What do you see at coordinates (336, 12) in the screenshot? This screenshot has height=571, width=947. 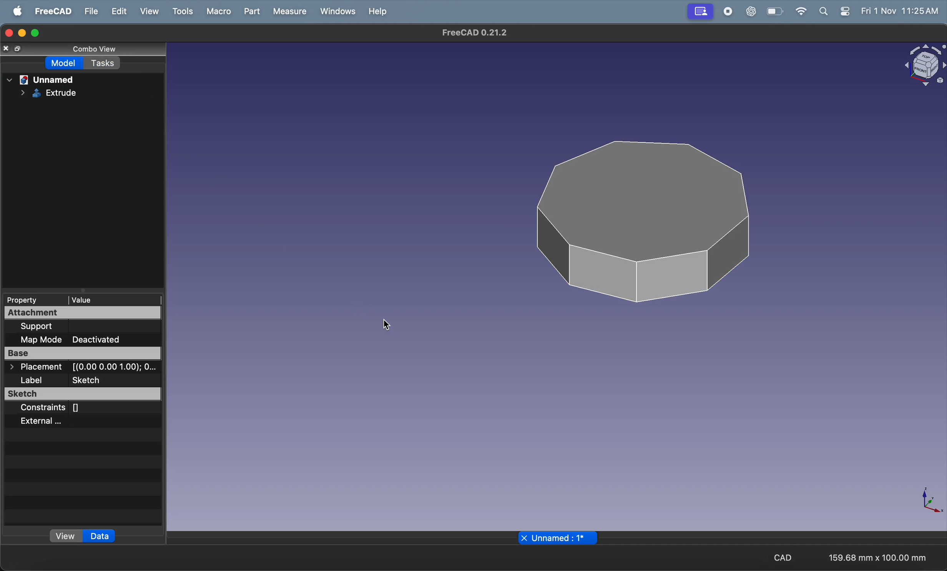 I see `windows` at bounding box center [336, 12].